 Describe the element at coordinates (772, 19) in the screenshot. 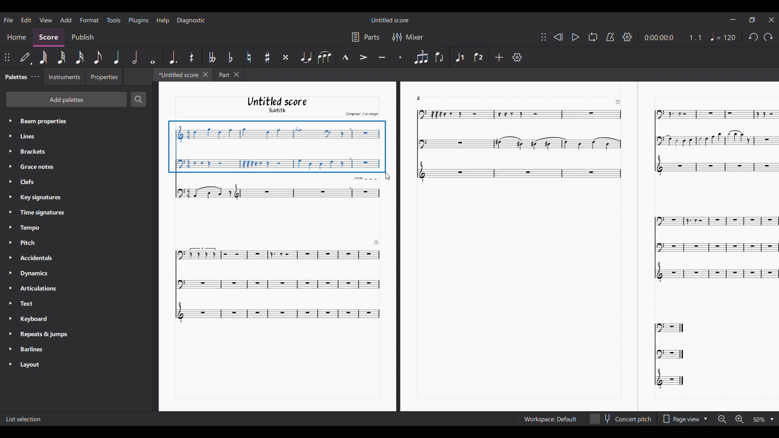

I see `Close ` at that location.